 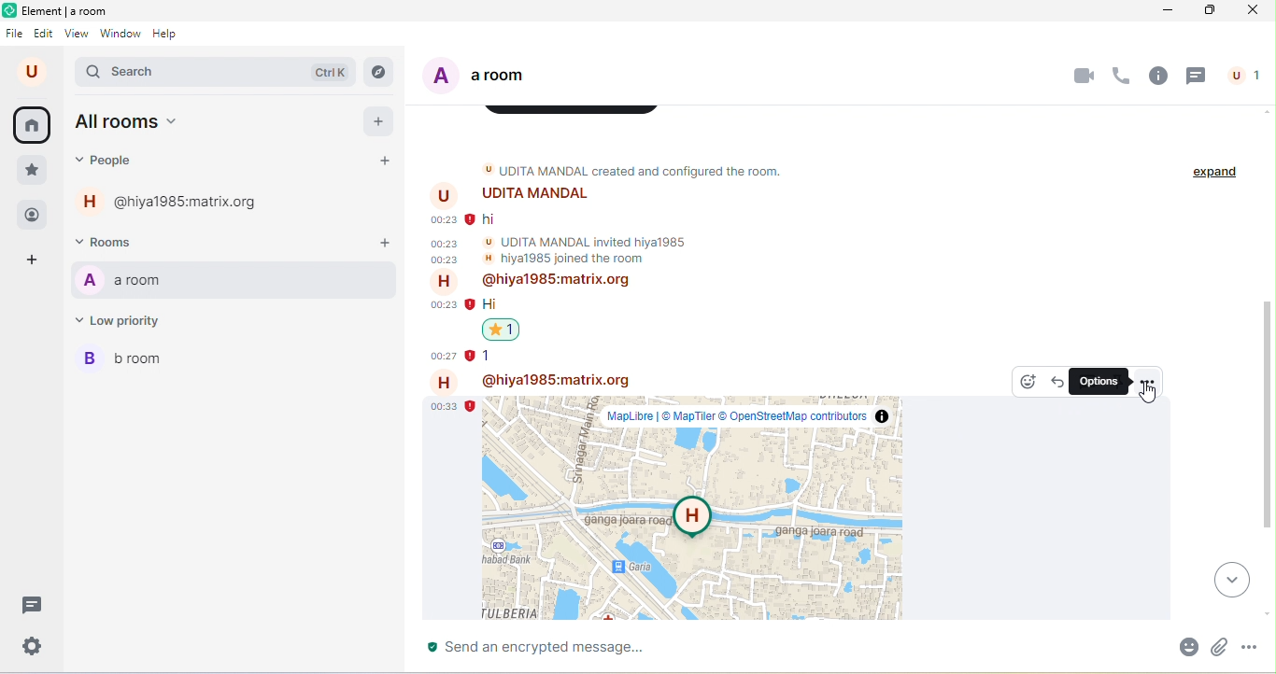 What do you see at coordinates (1241, 76) in the screenshot?
I see `people` at bounding box center [1241, 76].